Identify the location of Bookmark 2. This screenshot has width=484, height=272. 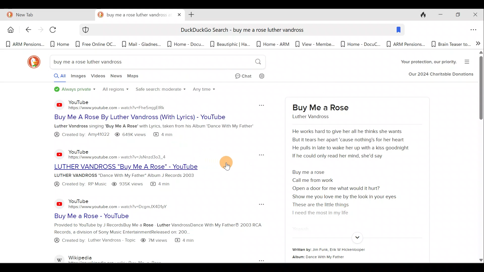
(60, 44).